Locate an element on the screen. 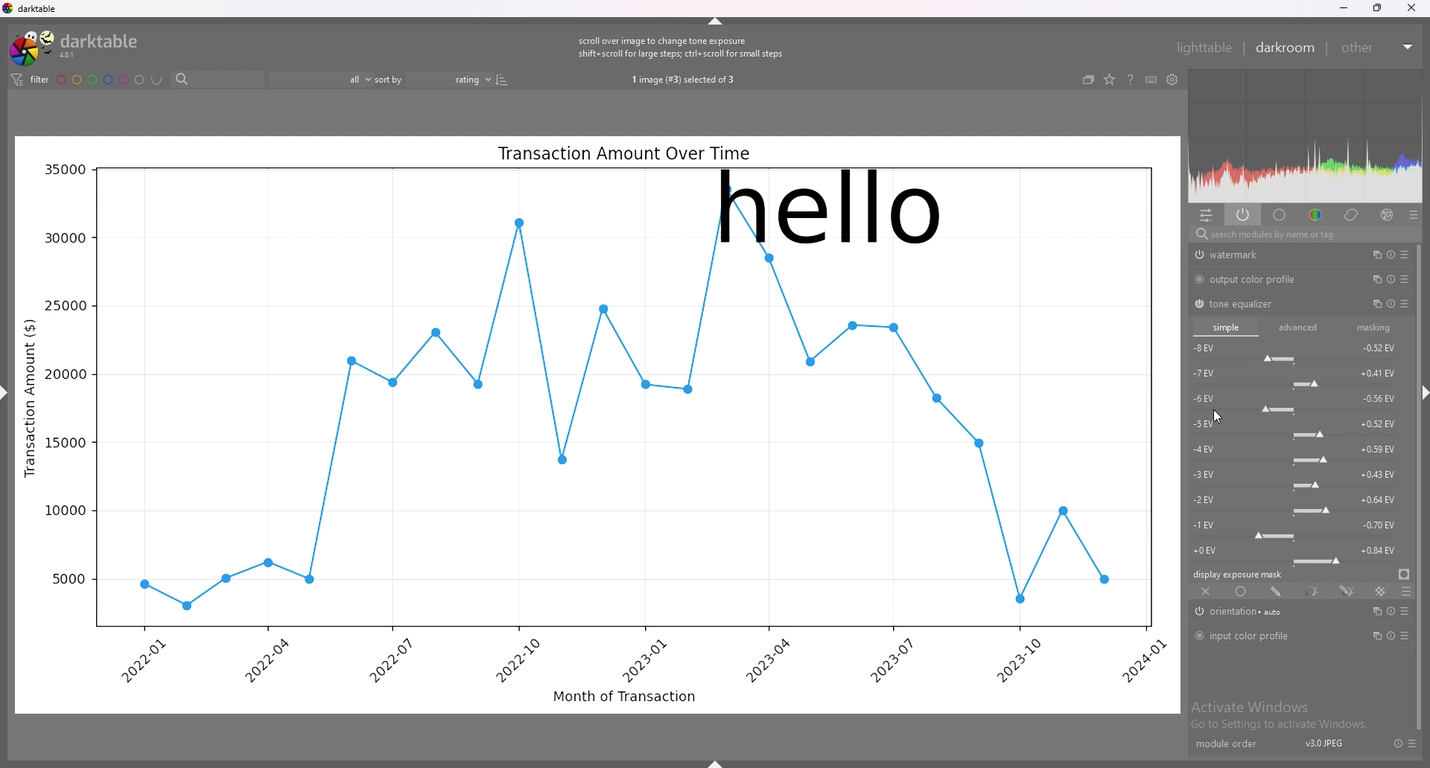  multiple instance actions, reset and presets is located at coordinates (1391, 281).